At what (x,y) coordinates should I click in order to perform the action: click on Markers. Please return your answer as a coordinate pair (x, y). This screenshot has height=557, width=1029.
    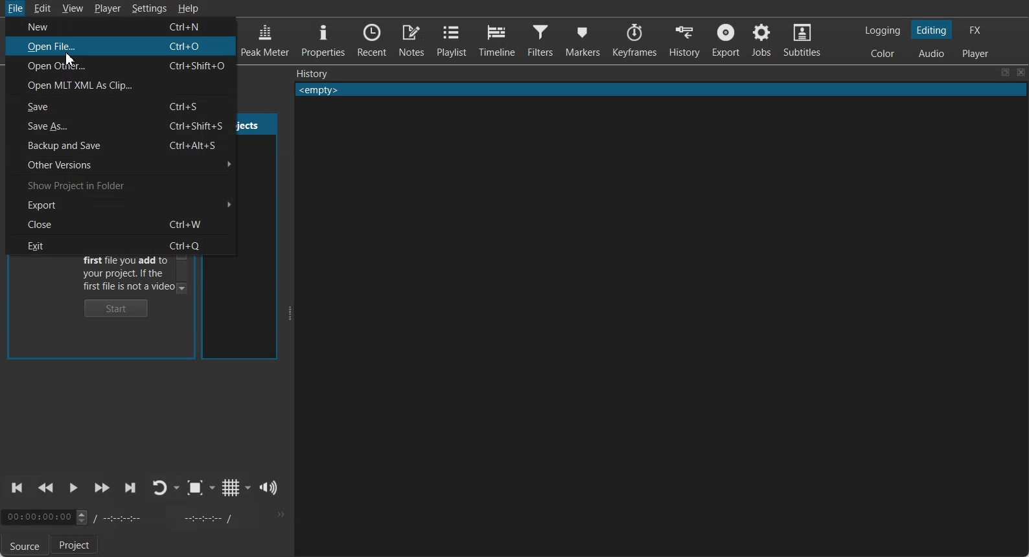
    Looking at the image, I should click on (583, 40).